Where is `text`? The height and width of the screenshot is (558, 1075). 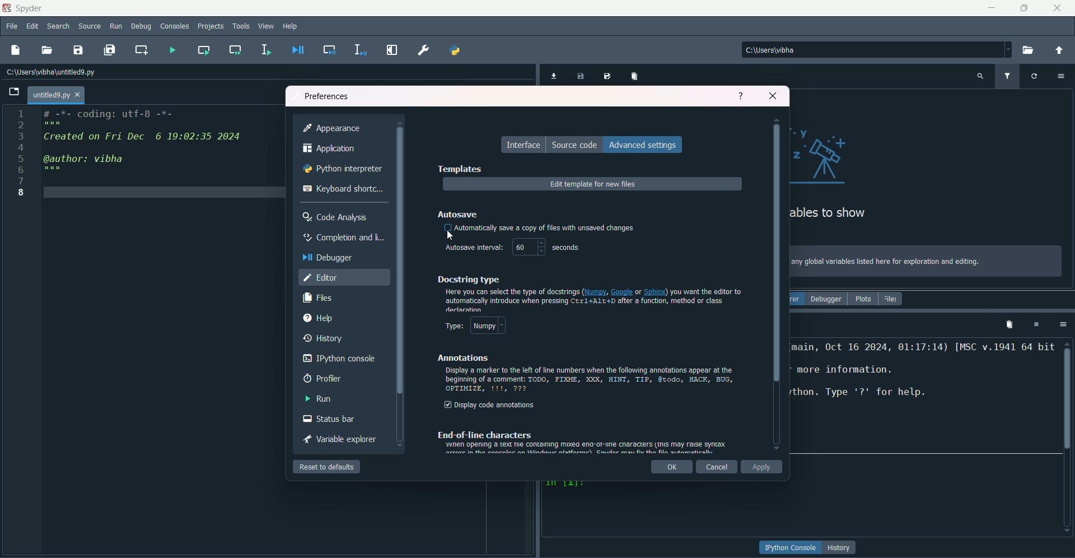 text is located at coordinates (539, 229).